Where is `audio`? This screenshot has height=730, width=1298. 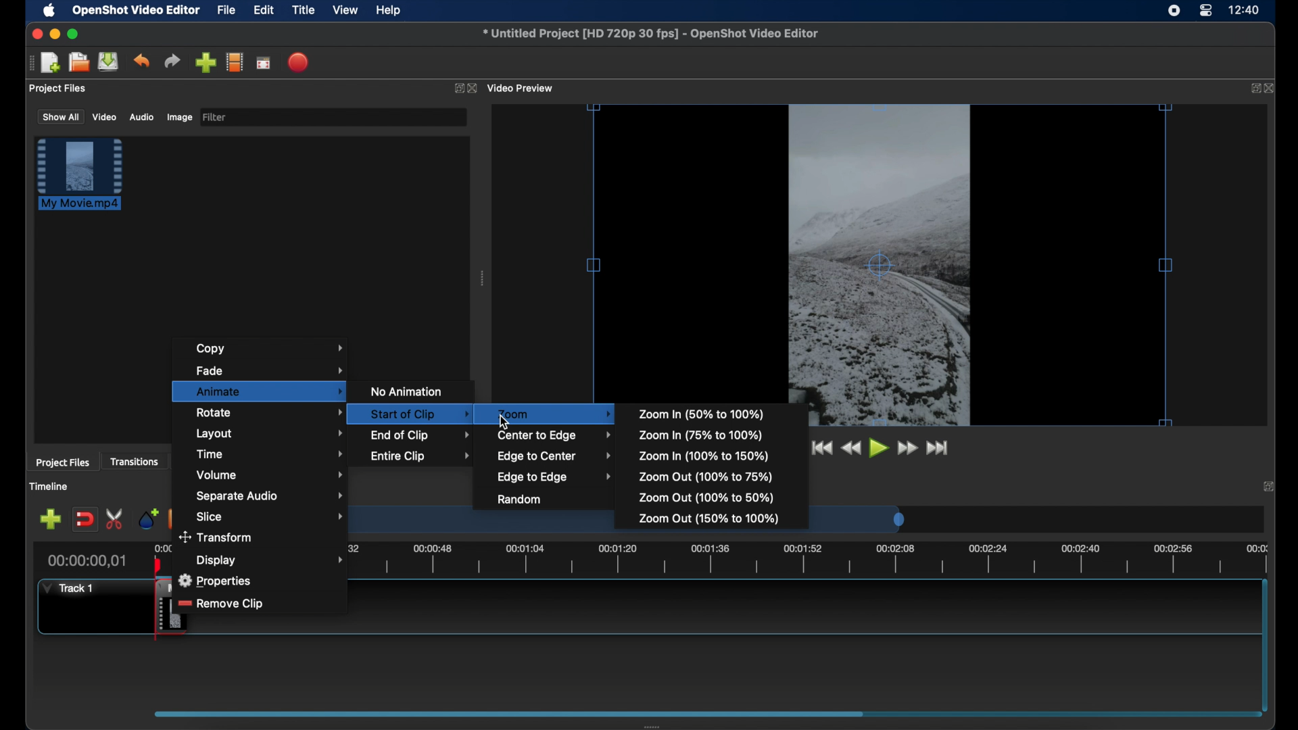 audio is located at coordinates (141, 118).